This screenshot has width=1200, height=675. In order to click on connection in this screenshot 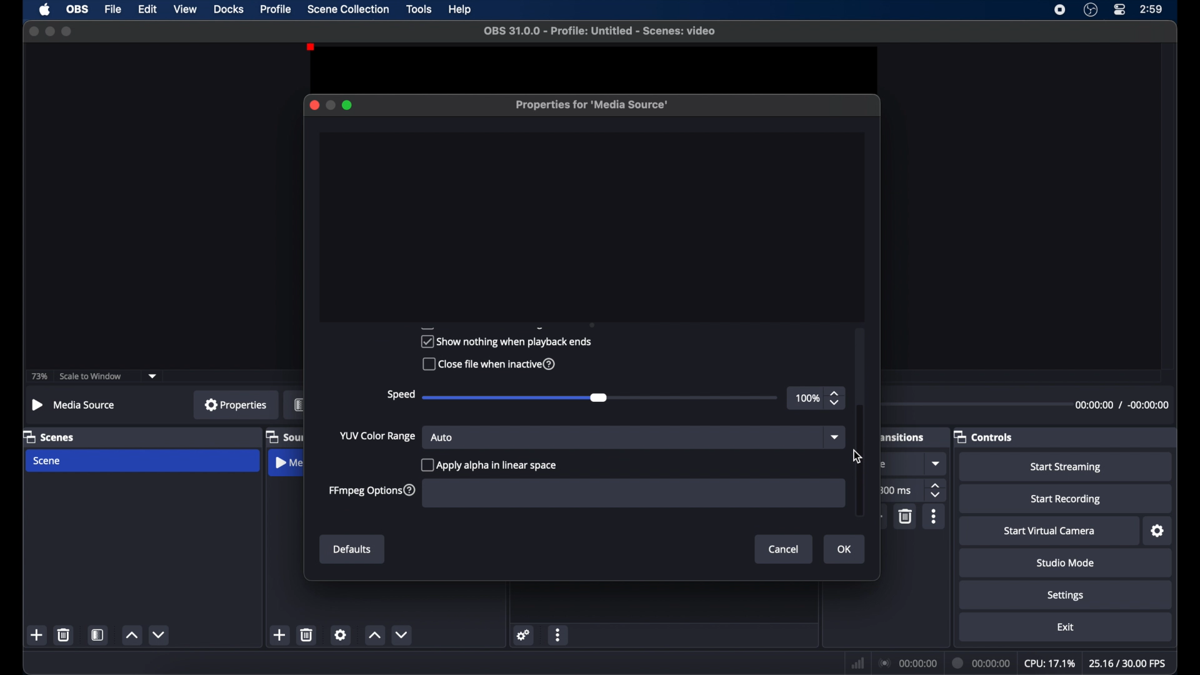, I will do `click(907, 664)`.